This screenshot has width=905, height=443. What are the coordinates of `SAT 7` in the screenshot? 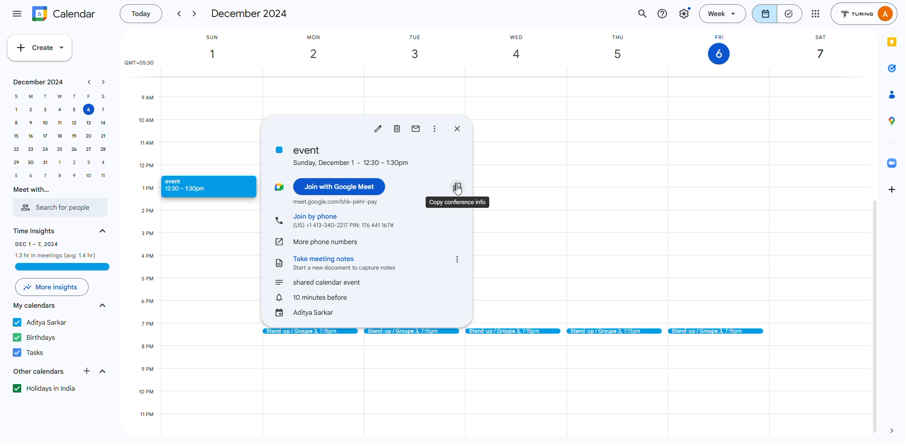 It's located at (821, 49).